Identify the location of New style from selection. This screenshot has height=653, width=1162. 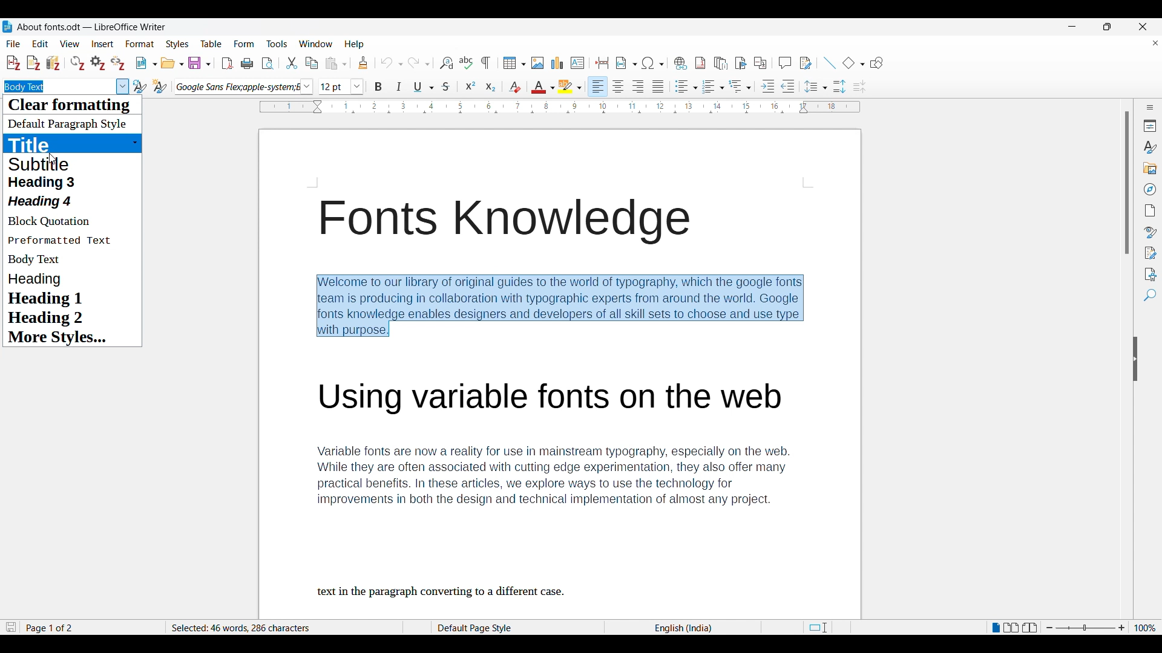
(160, 86).